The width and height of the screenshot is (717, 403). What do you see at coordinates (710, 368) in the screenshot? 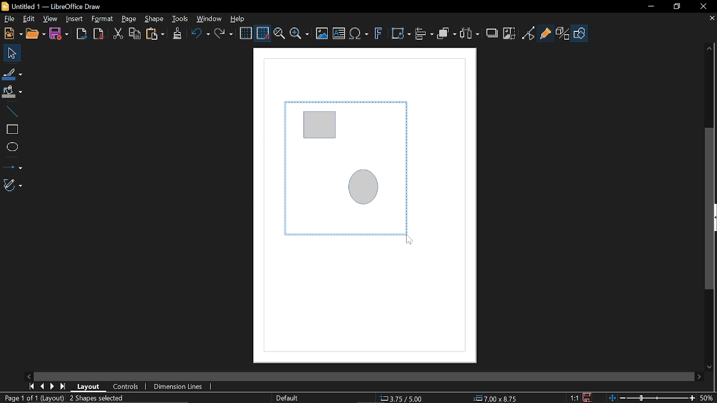
I see `Move down` at bounding box center [710, 368].